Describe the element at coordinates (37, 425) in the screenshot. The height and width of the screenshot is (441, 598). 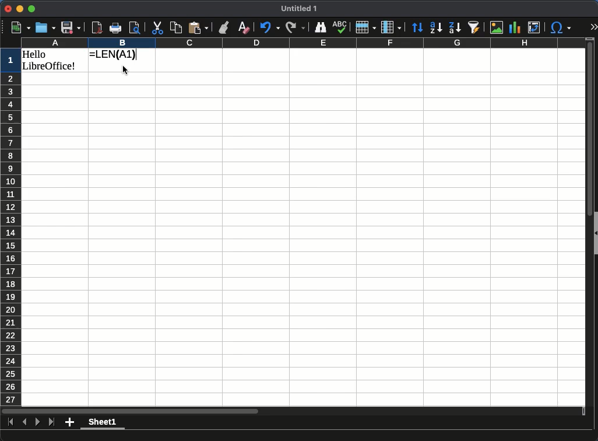
I see `next sheet` at that location.